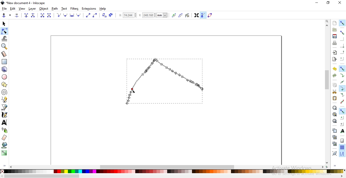 Image resolution: width=346 pixels, height=178 pixels. What do you see at coordinates (4, 46) in the screenshot?
I see `zoom in or out` at bounding box center [4, 46].